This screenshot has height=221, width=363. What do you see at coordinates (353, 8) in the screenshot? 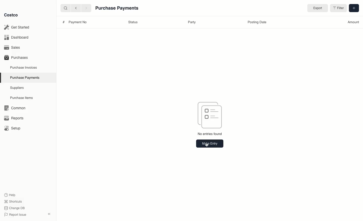
I see `Add` at bounding box center [353, 8].